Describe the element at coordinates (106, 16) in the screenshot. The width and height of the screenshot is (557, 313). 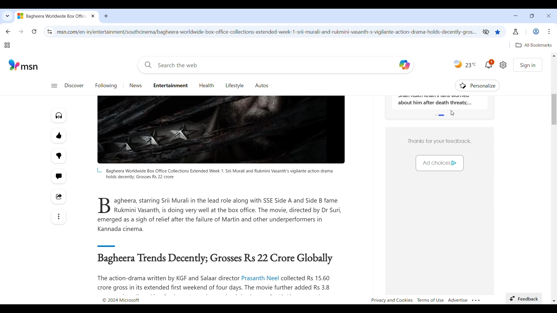
I see `Add tab` at that location.